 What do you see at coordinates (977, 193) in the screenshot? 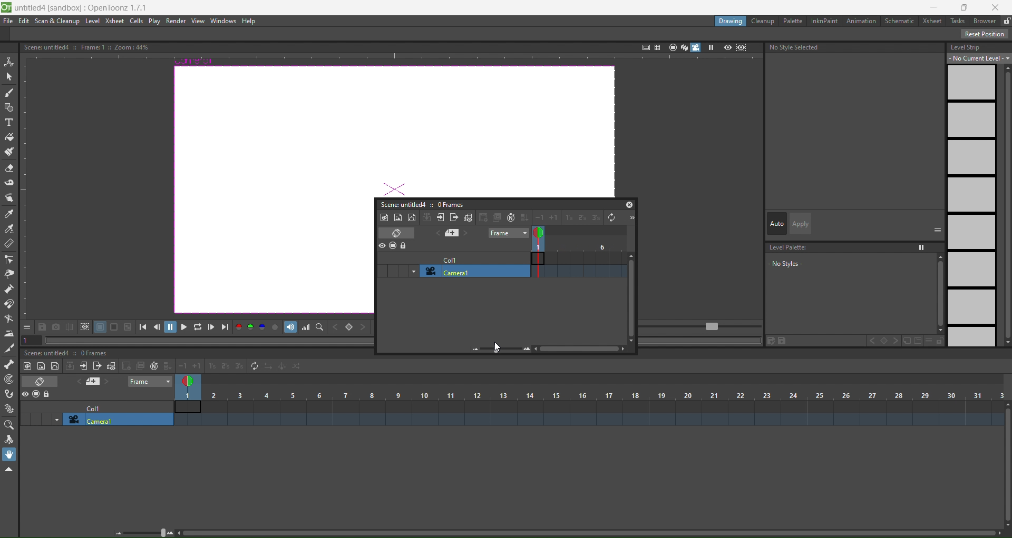
I see `level strip` at bounding box center [977, 193].